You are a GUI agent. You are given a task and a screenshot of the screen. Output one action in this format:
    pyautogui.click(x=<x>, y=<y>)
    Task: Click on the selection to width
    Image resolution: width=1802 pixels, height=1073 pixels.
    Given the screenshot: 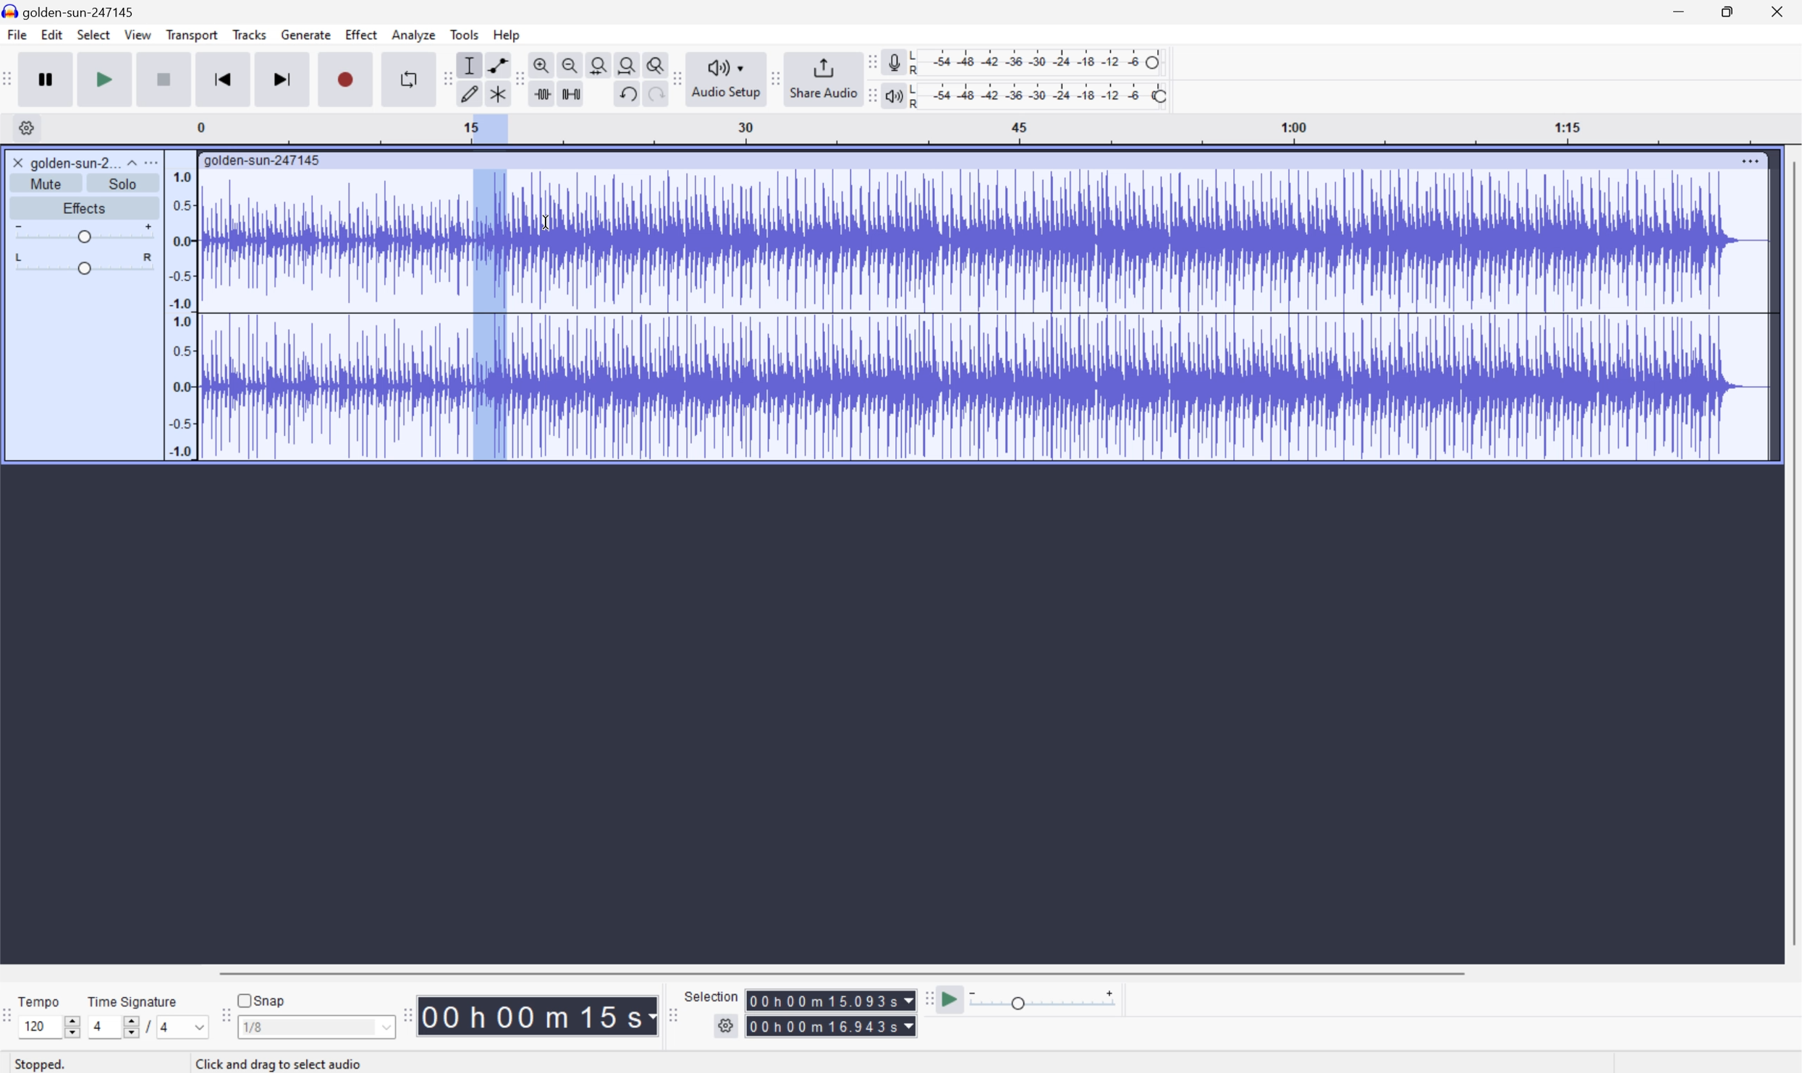 What is the action you would take?
    pyautogui.click(x=601, y=63)
    